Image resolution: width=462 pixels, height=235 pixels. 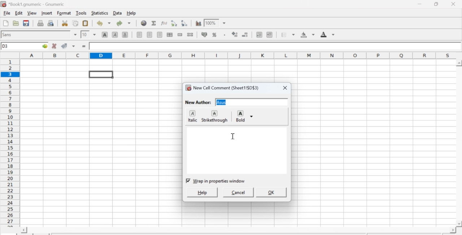 I want to click on cancel, so click(x=237, y=192).